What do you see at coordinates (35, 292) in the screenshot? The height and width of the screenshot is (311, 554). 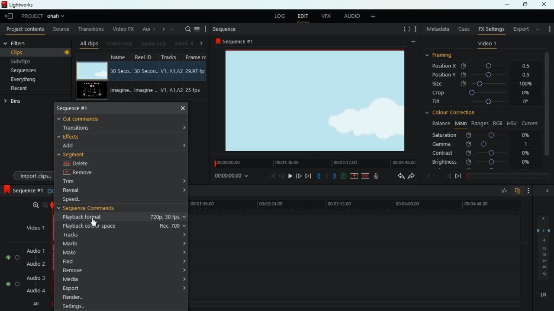 I see `audio 4` at bounding box center [35, 292].